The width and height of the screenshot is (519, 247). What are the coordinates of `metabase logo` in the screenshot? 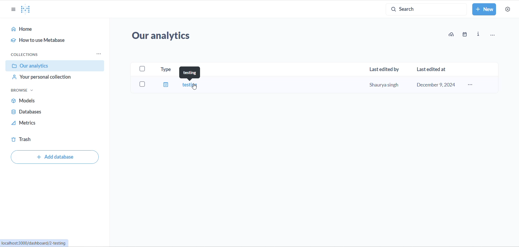 It's located at (25, 9).